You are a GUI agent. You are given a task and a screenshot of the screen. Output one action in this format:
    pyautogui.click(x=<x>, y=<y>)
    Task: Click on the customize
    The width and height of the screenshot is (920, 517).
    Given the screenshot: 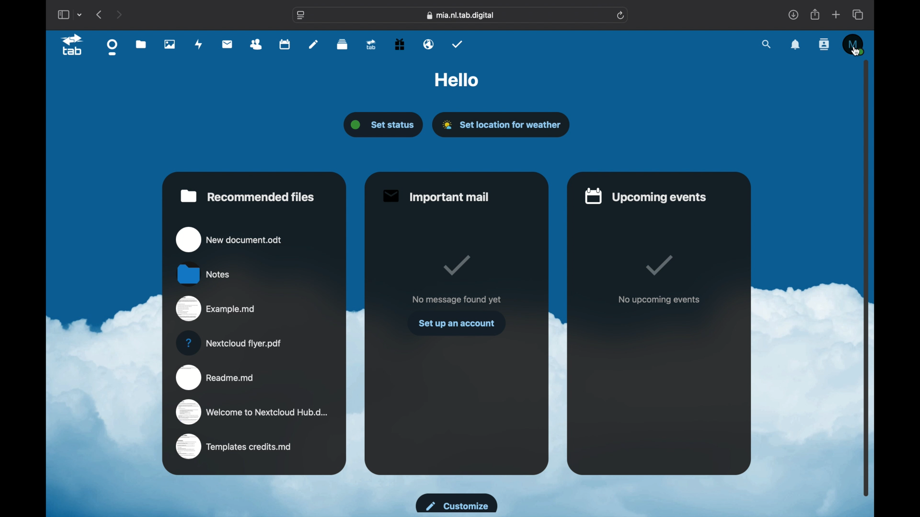 What is the action you would take?
    pyautogui.click(x=457, y=504)
    